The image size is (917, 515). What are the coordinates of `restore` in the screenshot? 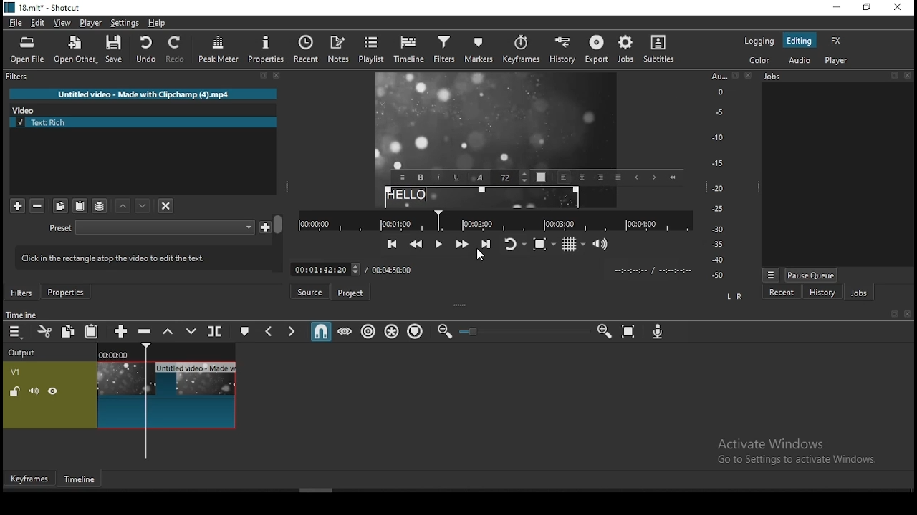 It's located at (868, 6).